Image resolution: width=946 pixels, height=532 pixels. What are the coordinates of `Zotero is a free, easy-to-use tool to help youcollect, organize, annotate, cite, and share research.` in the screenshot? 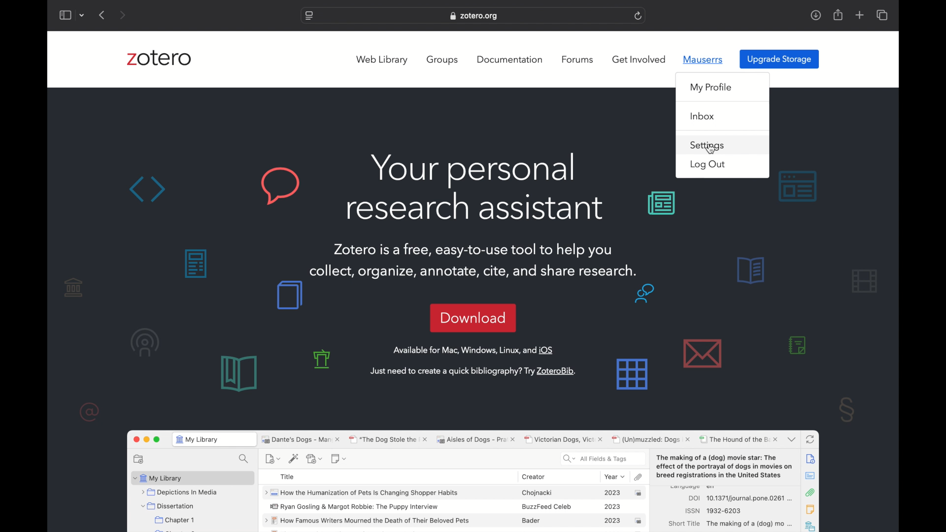 It's located at (475, 258).